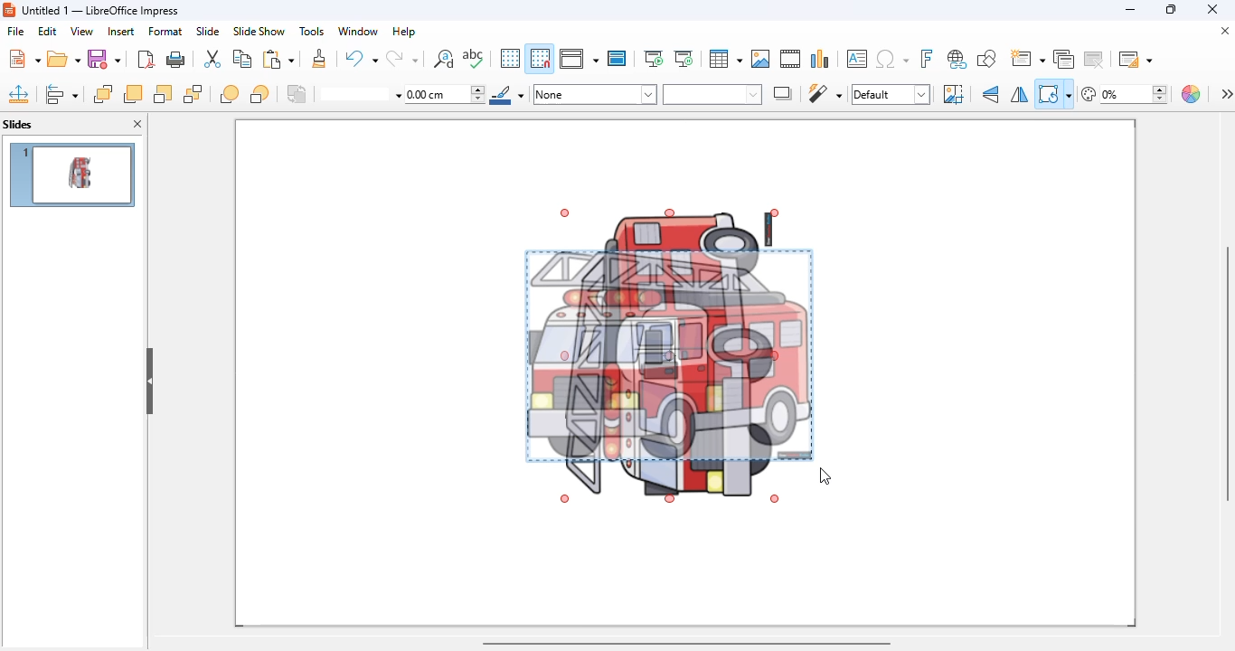 This screenshot has width=1235, height=651. Describe the element at coordinates (1064, 59) in the screenshot. I see `duplicate slide` at that location.